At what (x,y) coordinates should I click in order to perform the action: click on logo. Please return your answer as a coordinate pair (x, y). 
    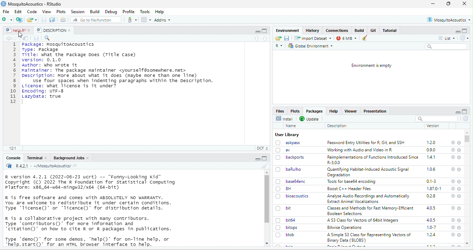
    Looking at the image, I should click on (3, 4).